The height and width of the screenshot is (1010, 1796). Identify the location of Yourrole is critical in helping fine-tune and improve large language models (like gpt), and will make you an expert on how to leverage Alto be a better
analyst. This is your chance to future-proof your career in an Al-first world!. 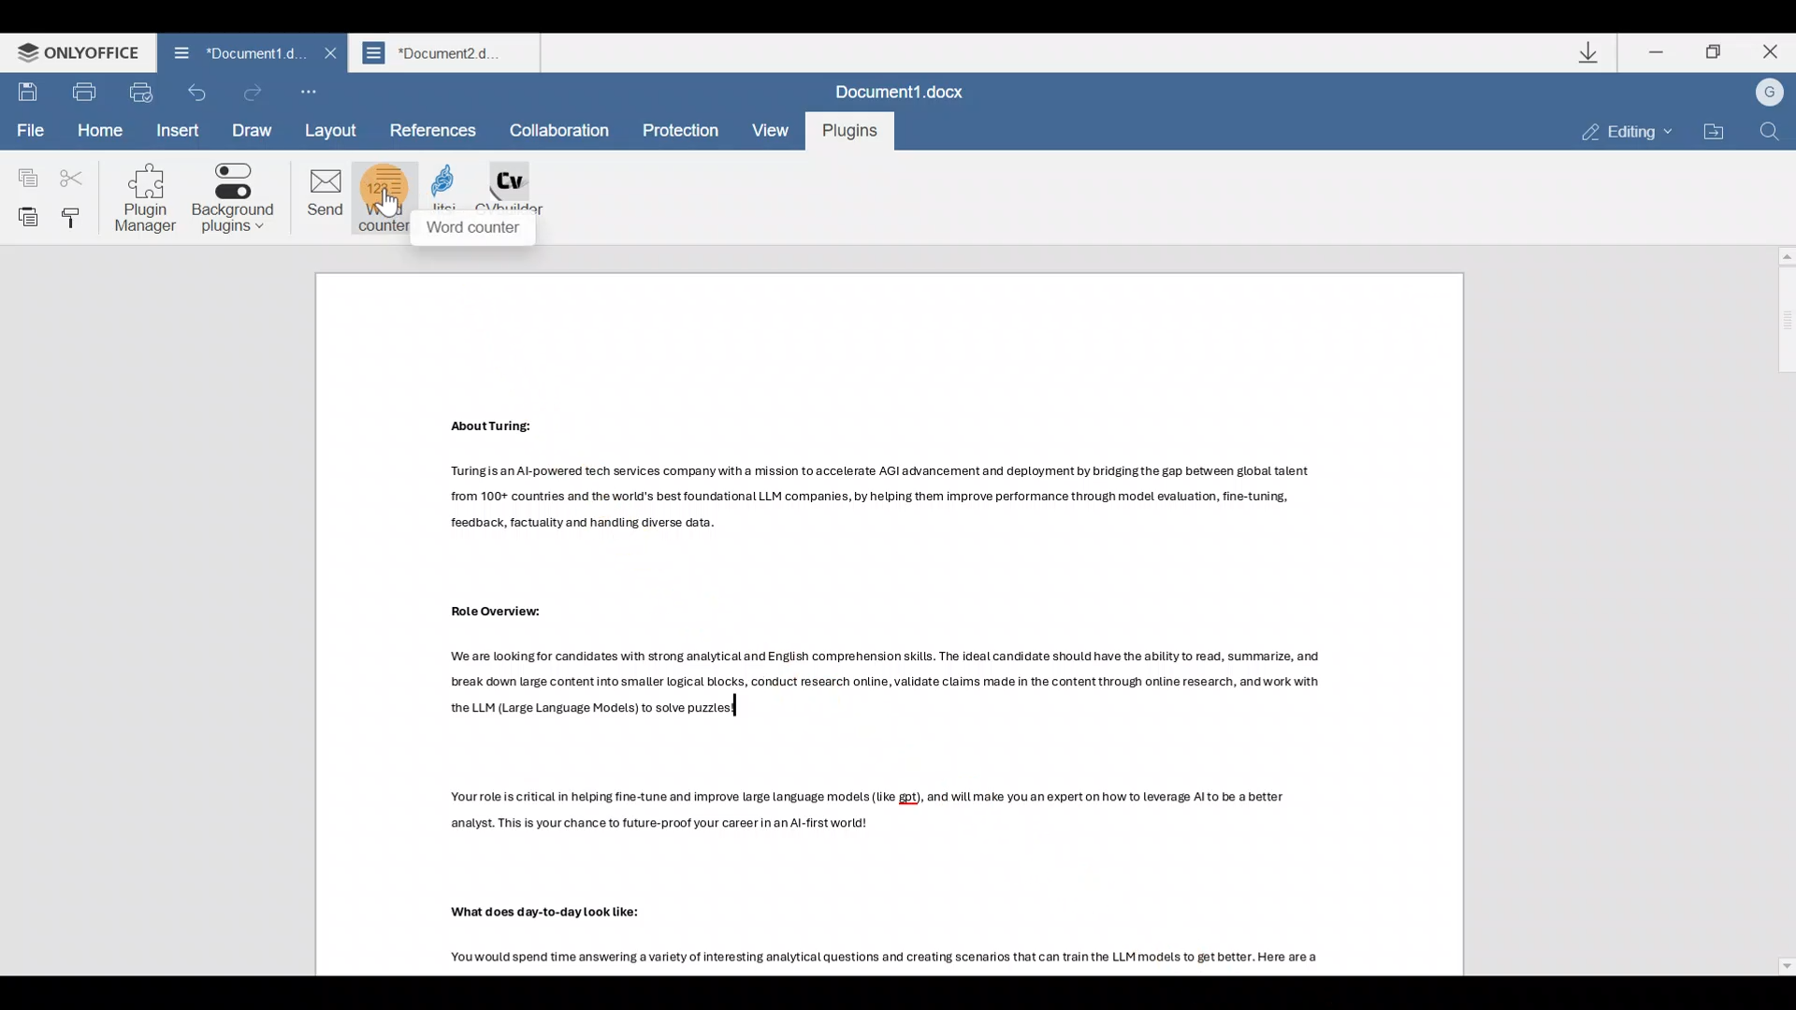
(877, 822).